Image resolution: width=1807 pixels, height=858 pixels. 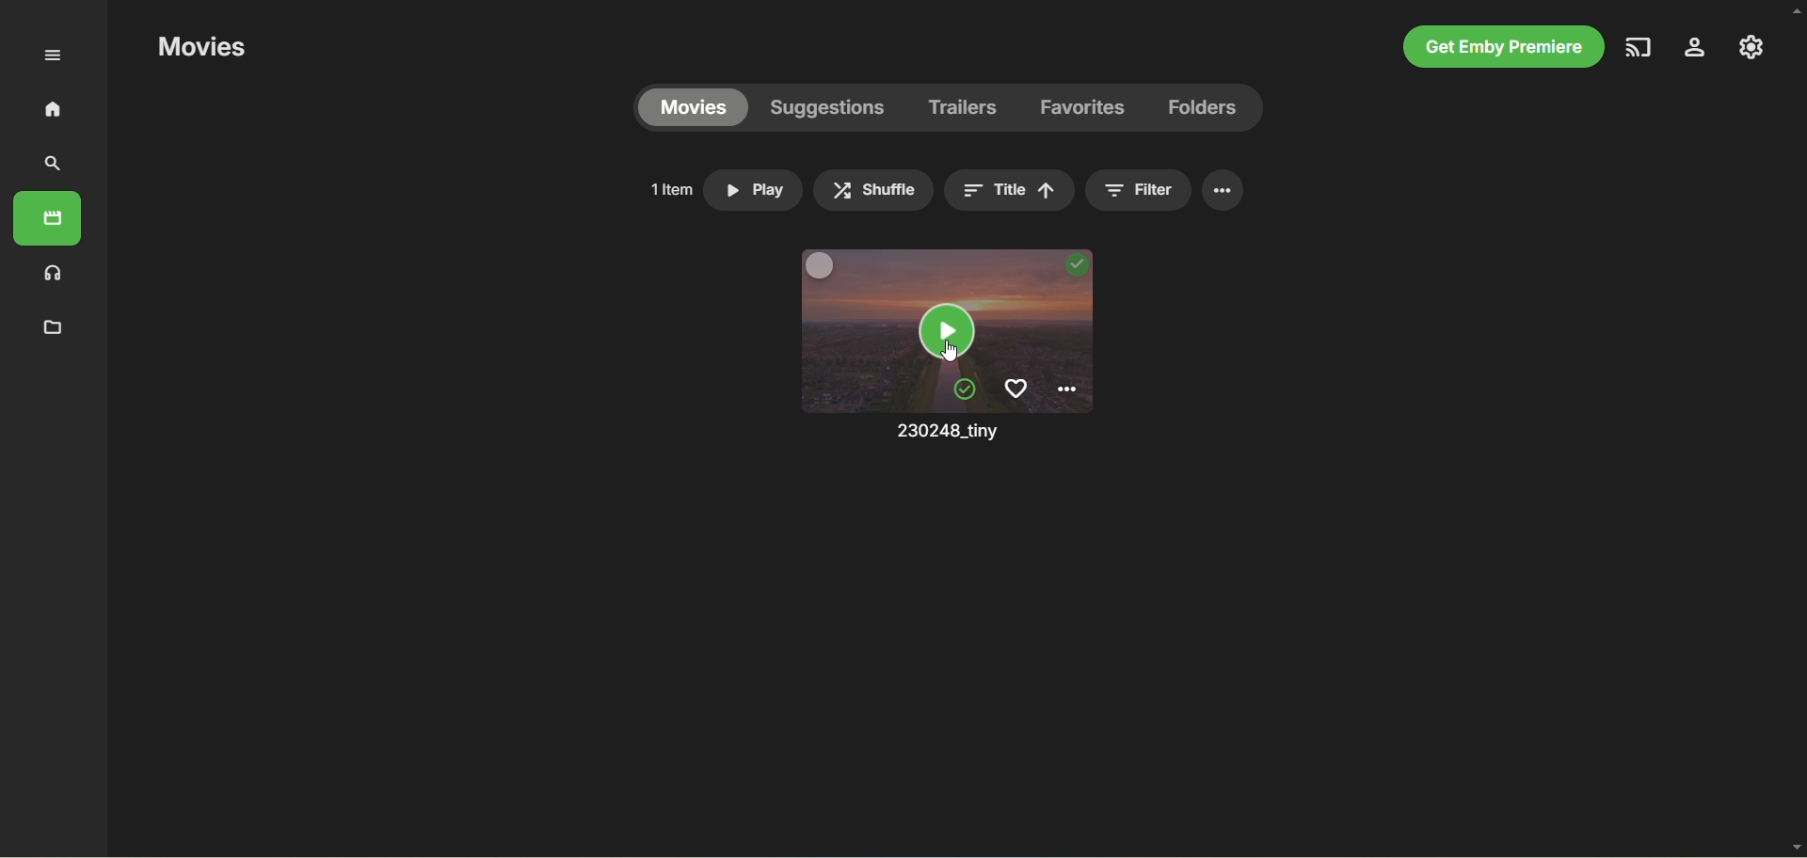 I want to click on favorites, so click(x=1085, y=110).